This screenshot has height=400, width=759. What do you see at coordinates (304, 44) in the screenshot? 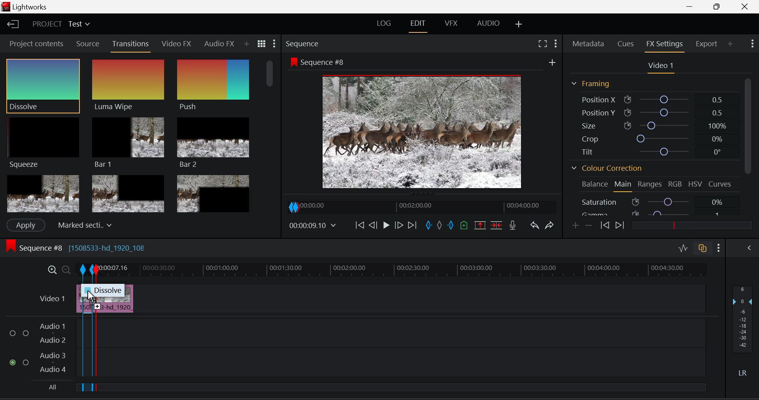
I see `Sequence Preview Section` at bounding box center [304, 44].